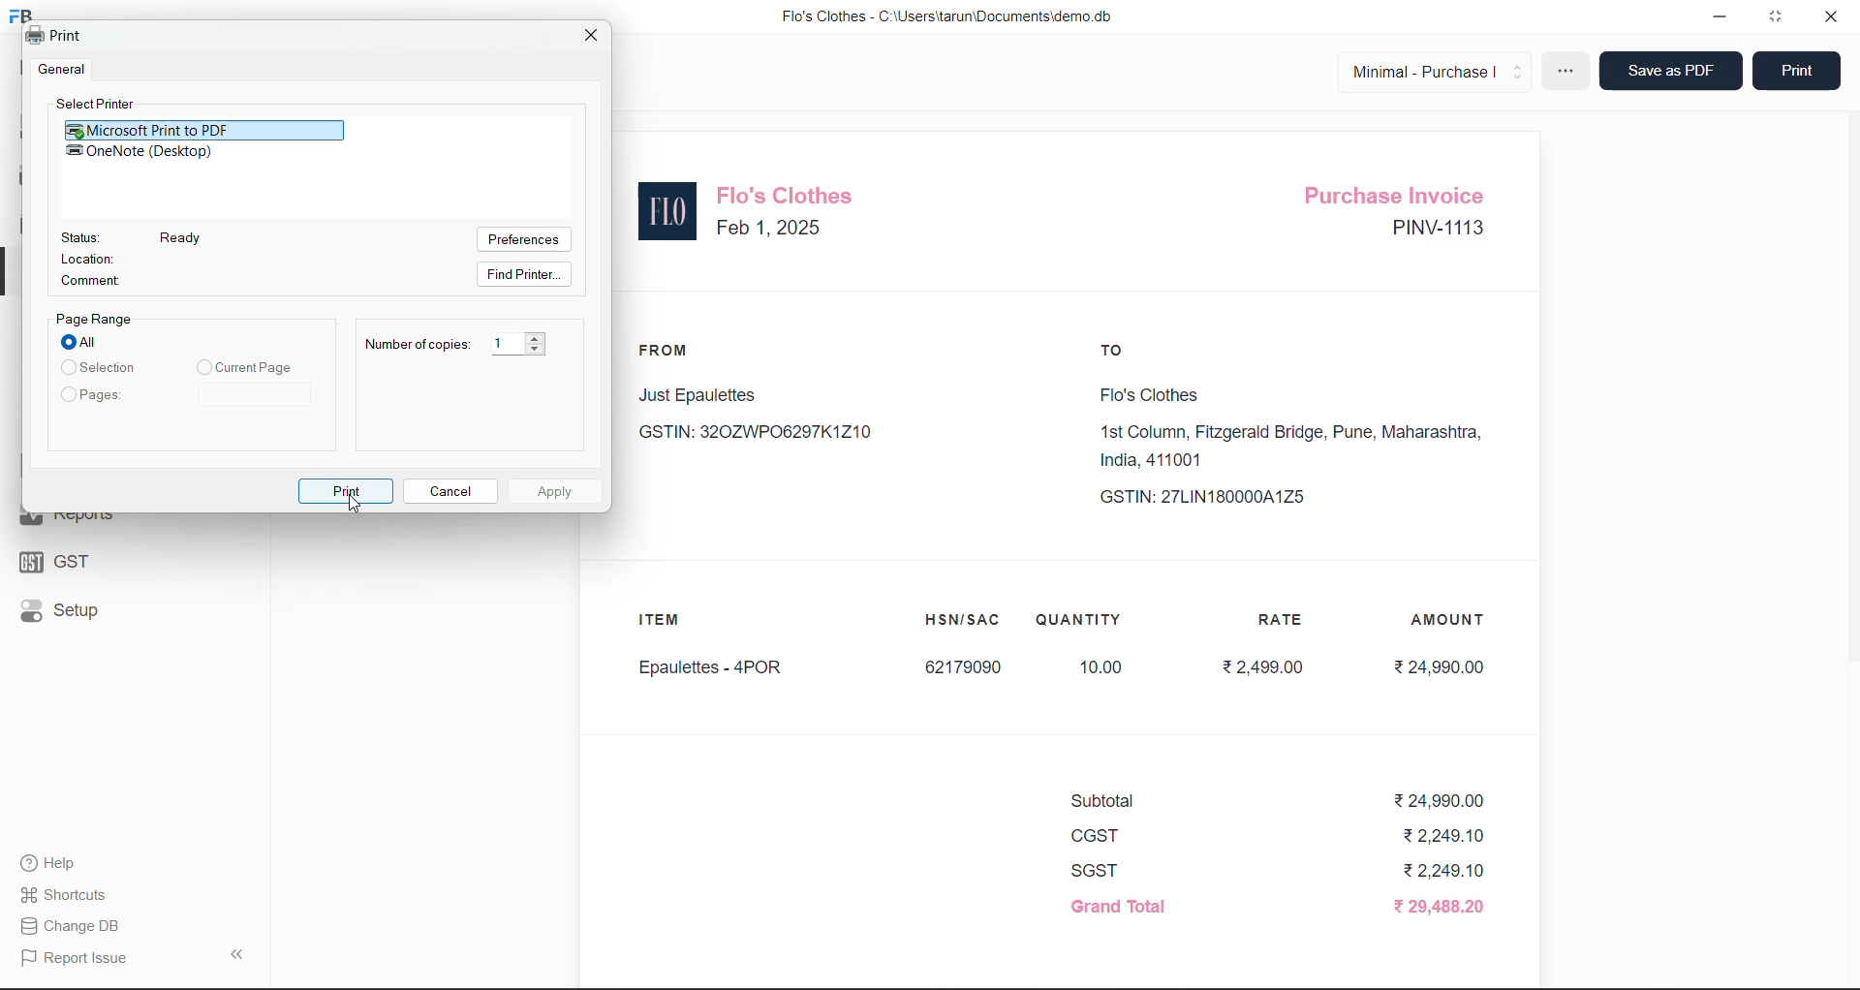 The image size is (1860, 990). What do you see at coordinates (355, 509) in the screenshot?
I see `cursor` at bounding box center [355, 509].